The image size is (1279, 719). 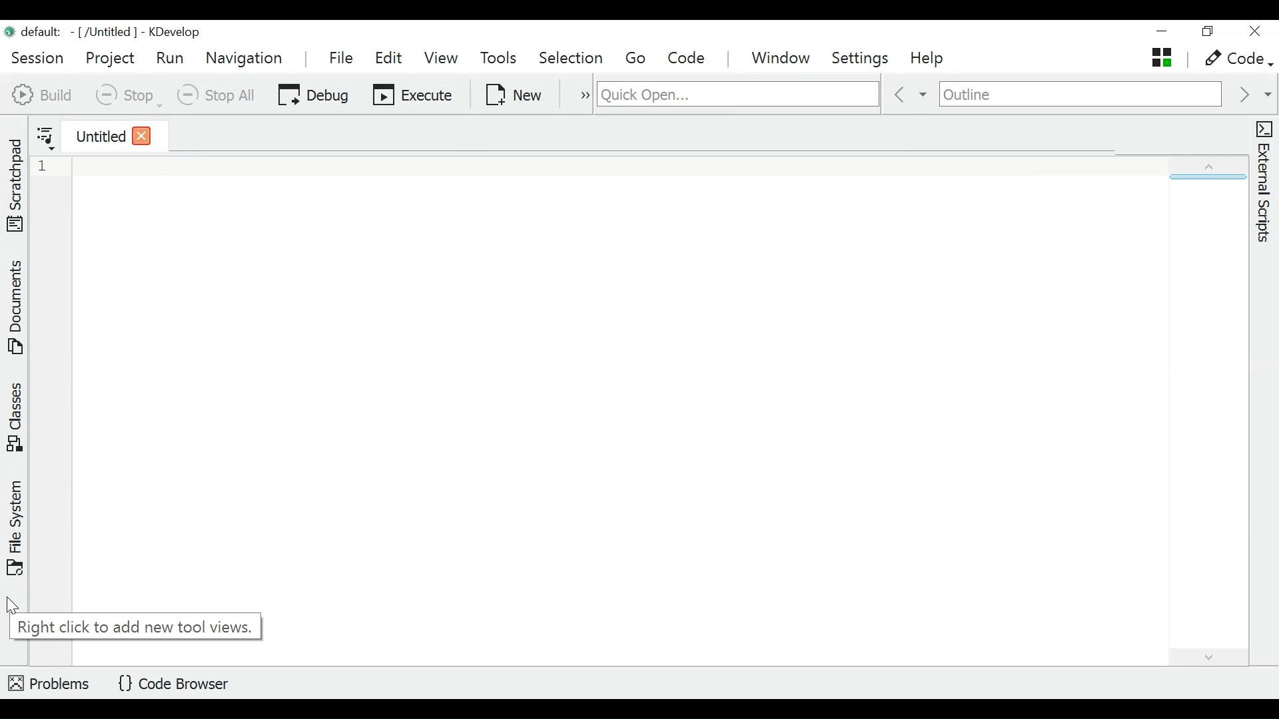 I want to click on Session, so click(x=39, y=57).